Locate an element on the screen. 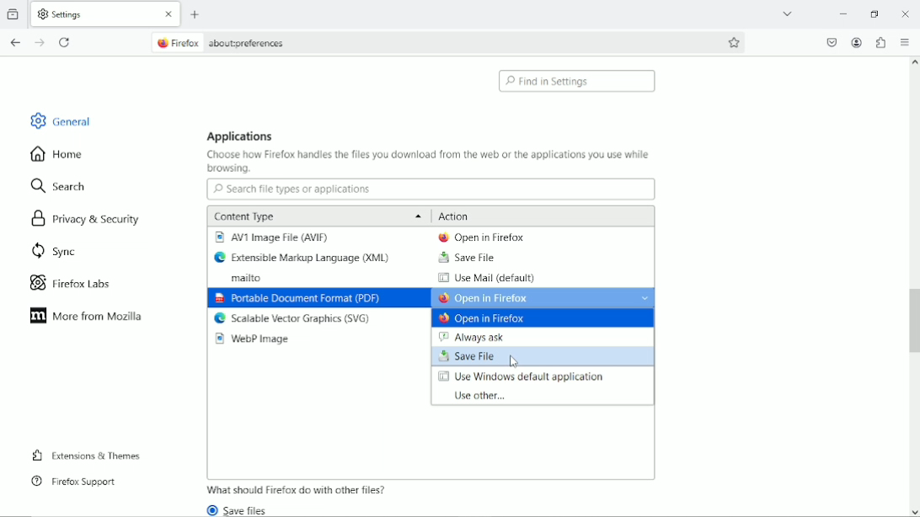 The image size is (920, 517). Privacy & security is located at coordinates (88, 221).